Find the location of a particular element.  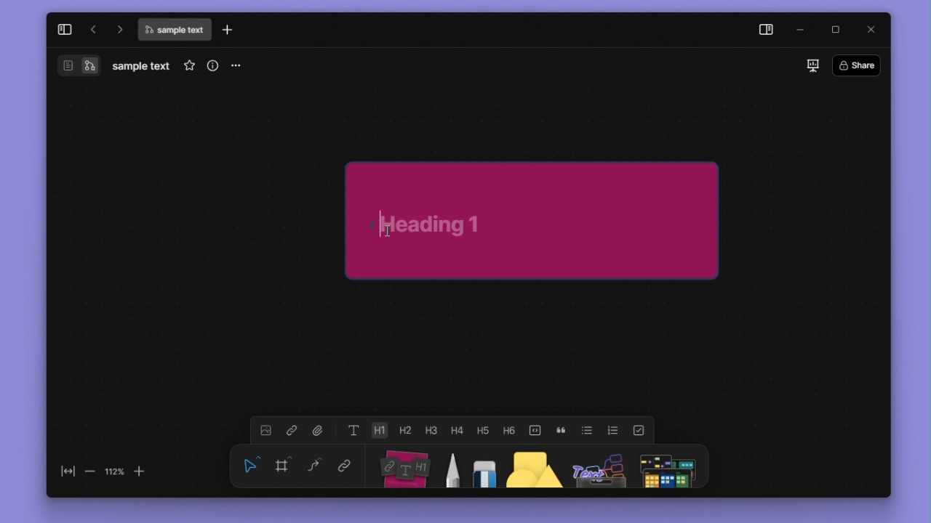

note is located at coordinates (407, 466).